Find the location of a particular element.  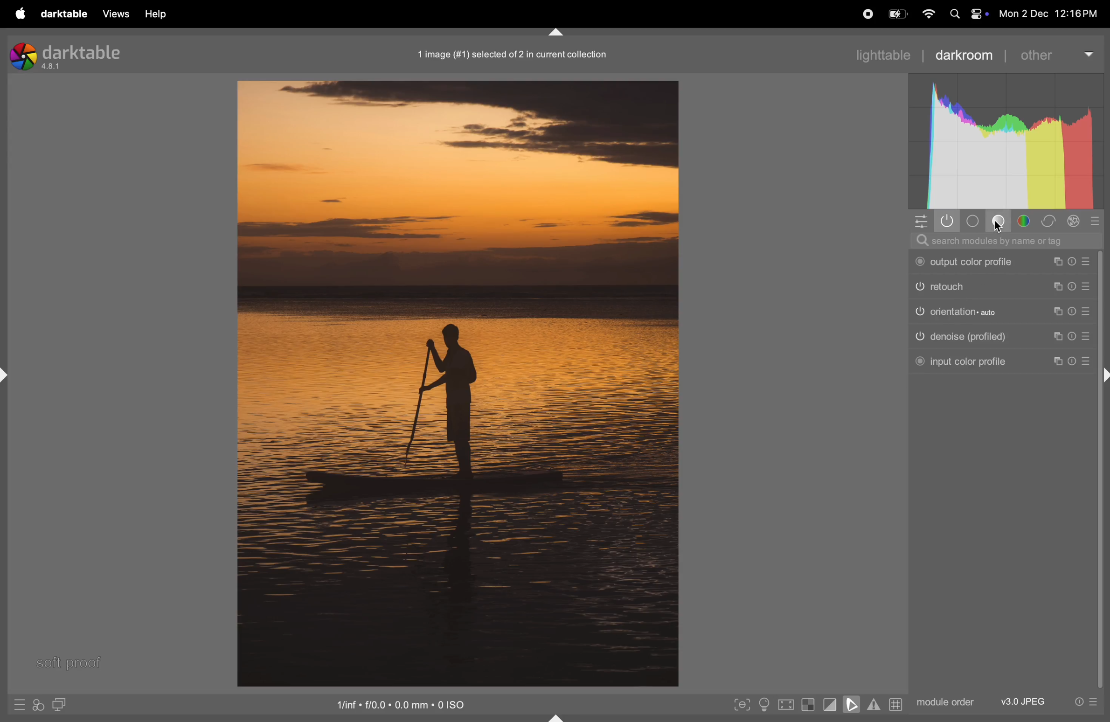

darktable is located at coordinates (63, 14).